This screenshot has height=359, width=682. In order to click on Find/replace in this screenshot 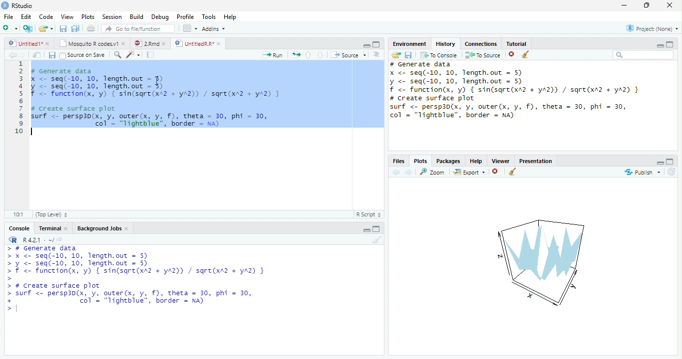, I will do `click(117, 55)`.